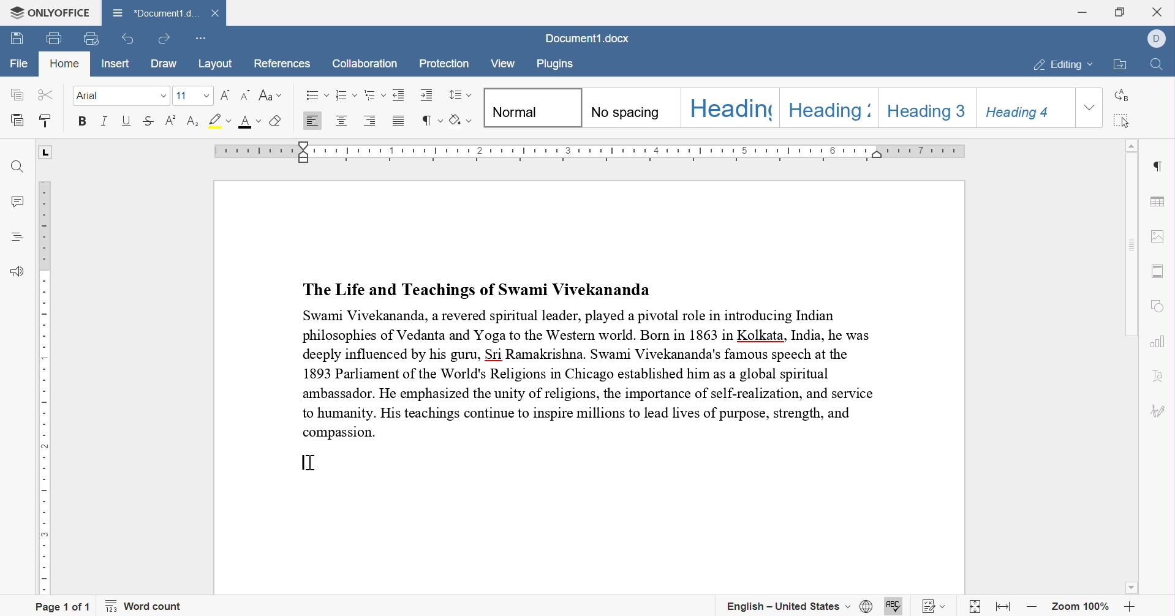 This screenshot has height=616, width=1175. I want to click on clear style, so click(276, 120).